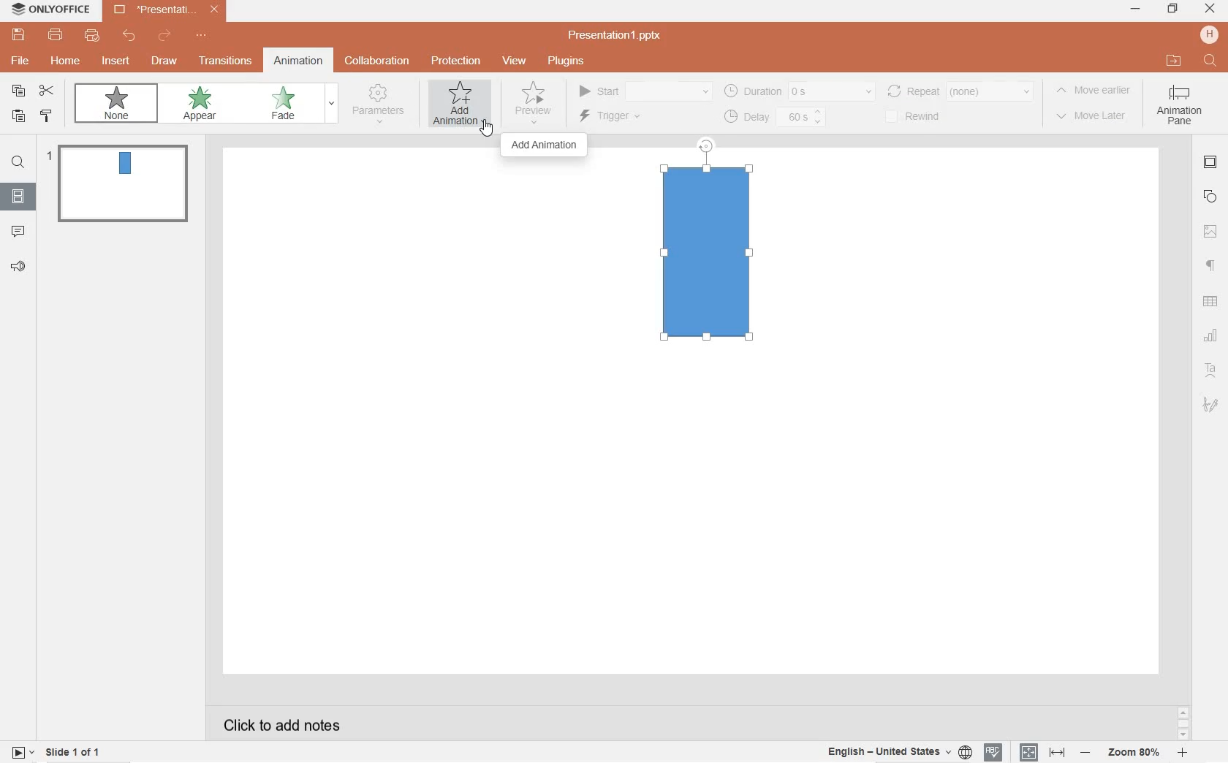 This screenshot has width=1228, height=763. I want to click on animation, so click(299, 61).